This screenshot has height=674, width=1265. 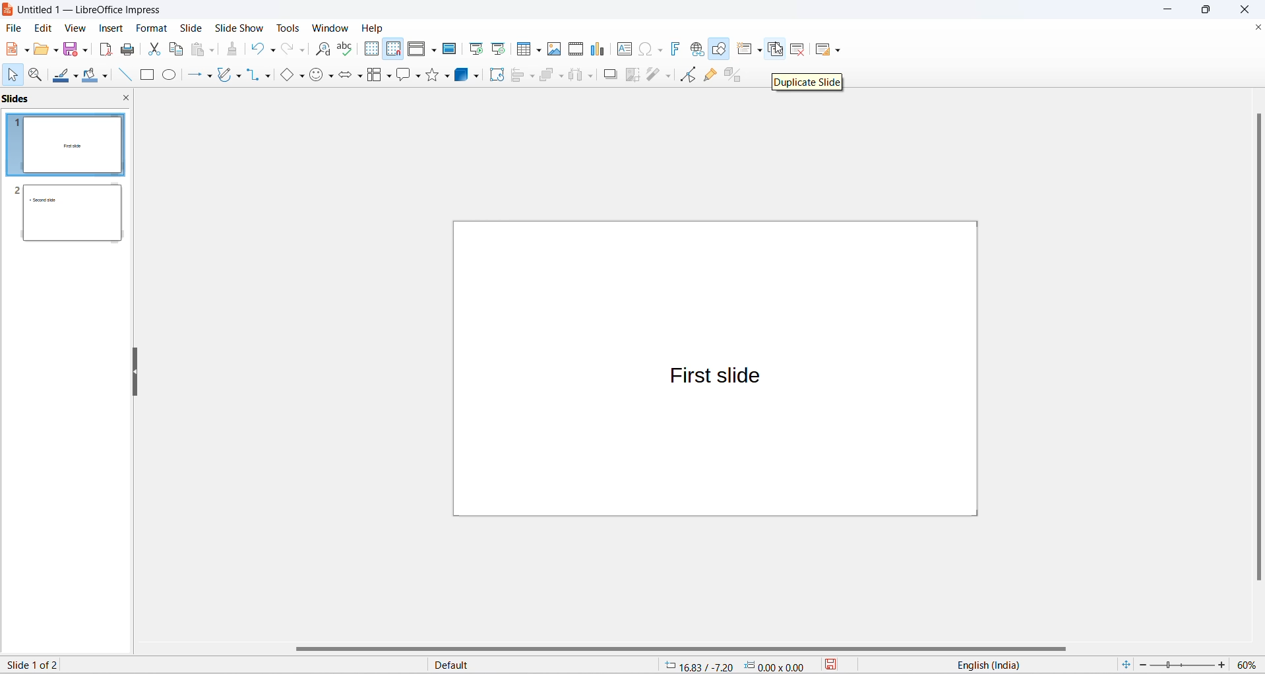 What do you see at coordinates (553, 49) in the screenshot?
I see `insert images` at bounding box center [553, 49].